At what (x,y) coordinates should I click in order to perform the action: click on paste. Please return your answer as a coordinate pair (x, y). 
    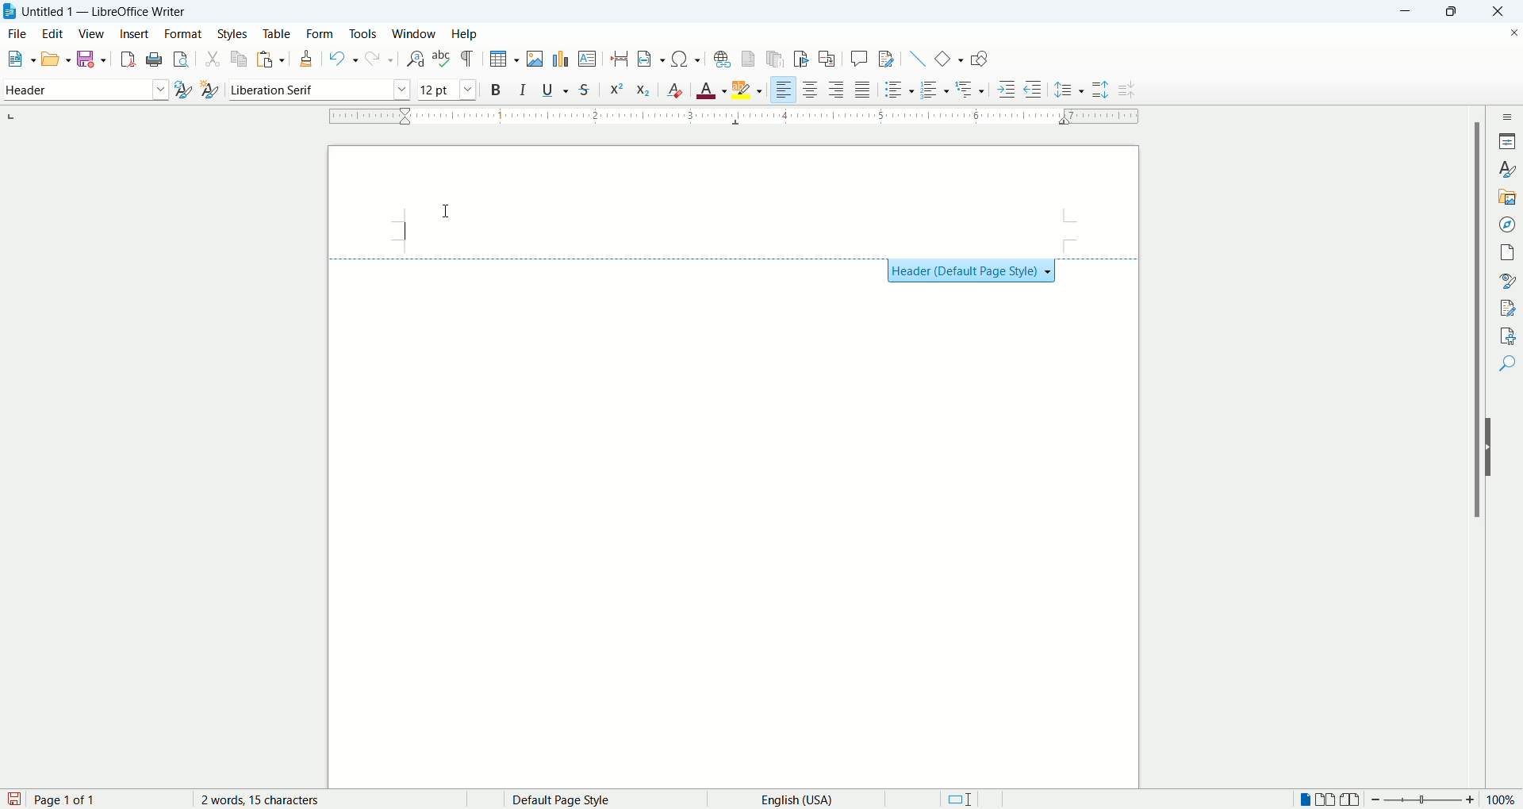
    Looking at the image, I should click on (270, 59).